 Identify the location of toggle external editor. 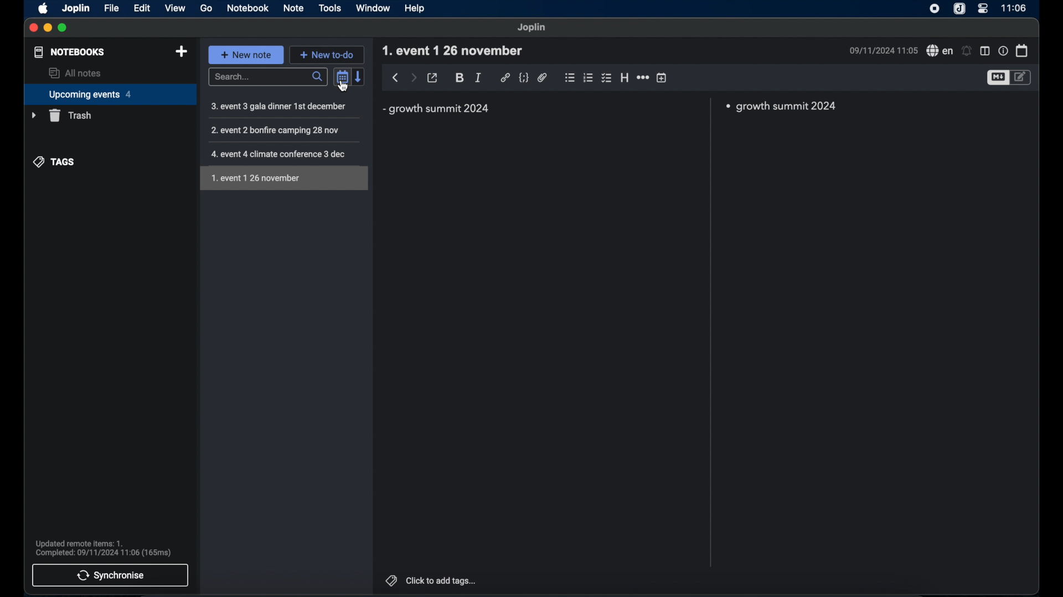
(434, 77).